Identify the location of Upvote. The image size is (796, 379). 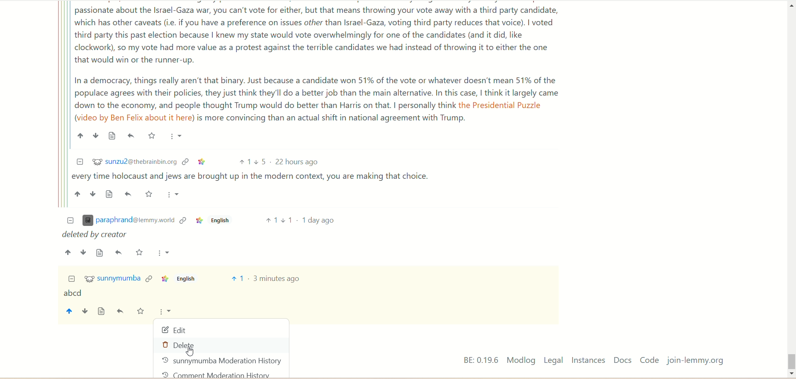
(68, 252).